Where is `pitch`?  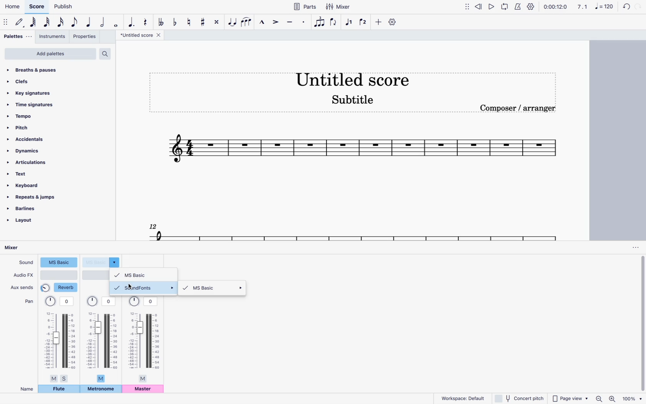
pitch is located at coordinates (45, 127).